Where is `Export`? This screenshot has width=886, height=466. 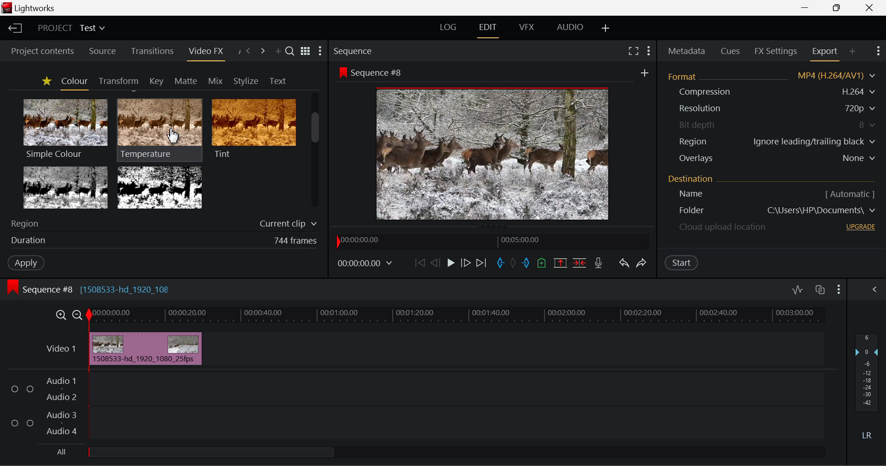 Export is located at coordinates (826, 54).